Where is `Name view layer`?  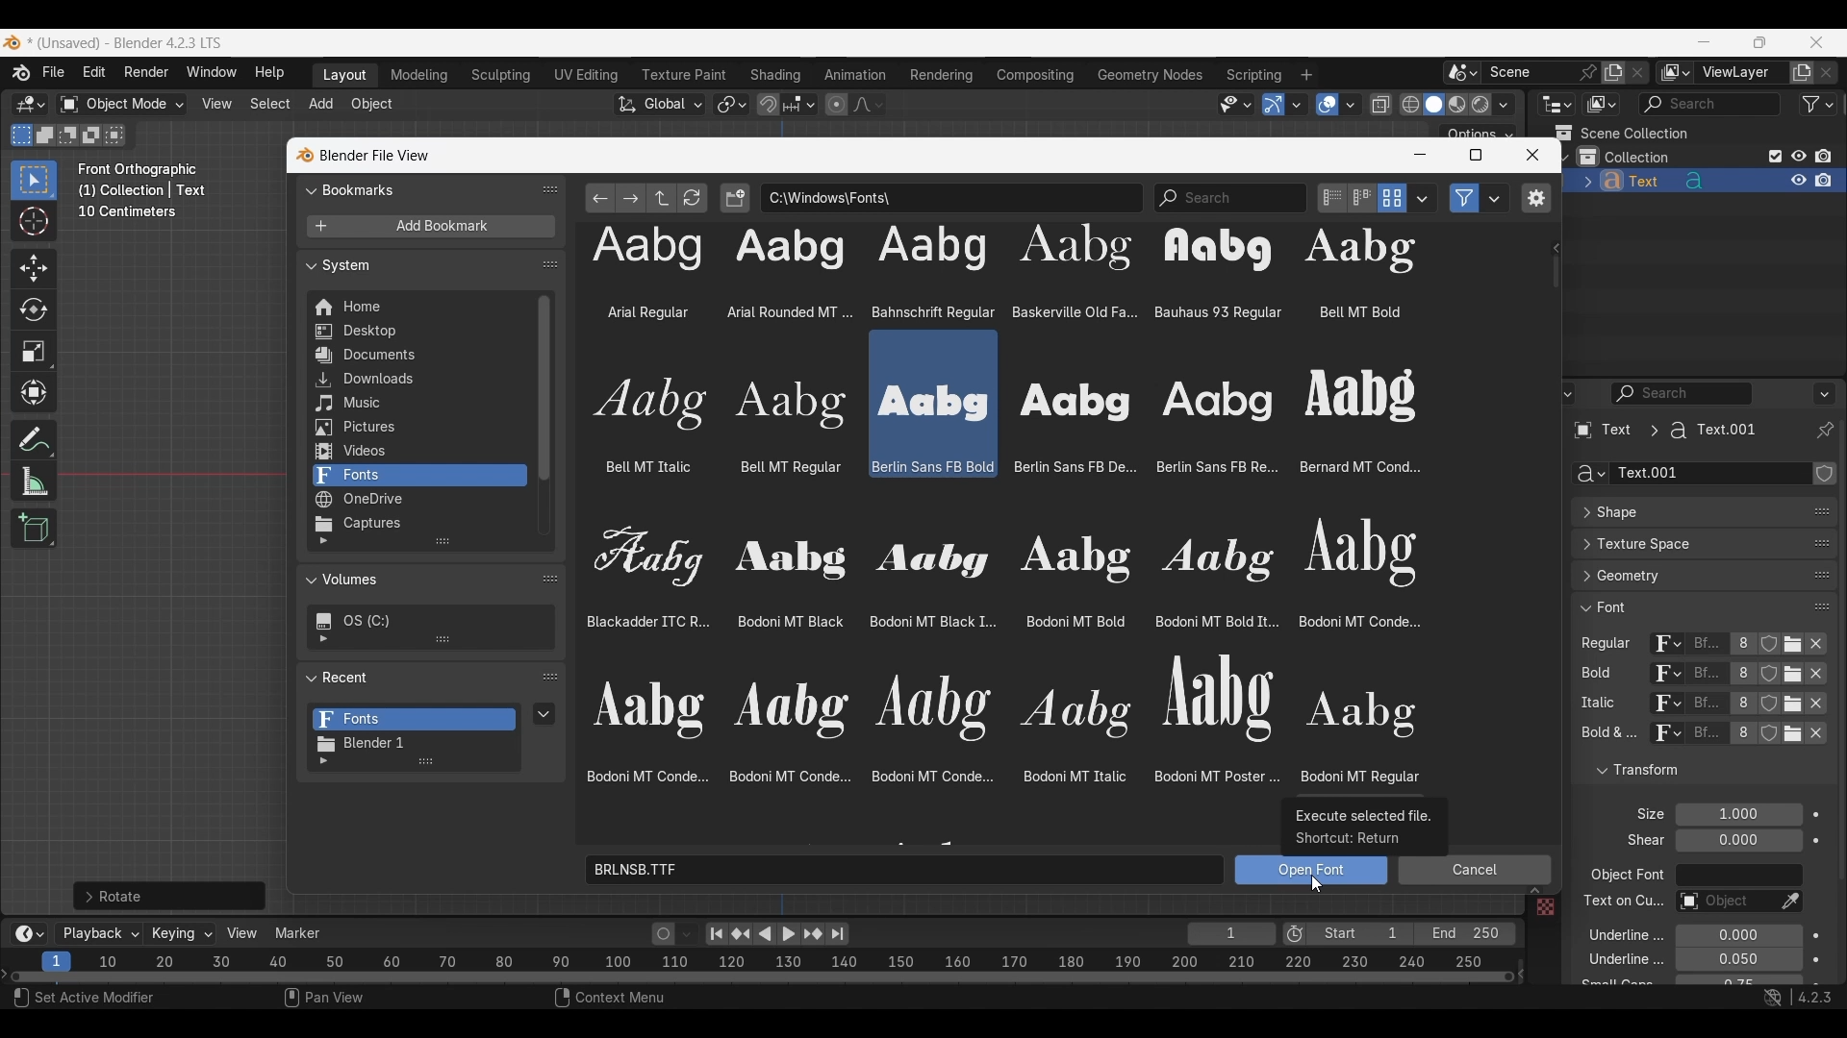
Name view layer is located at coordinates (1741, 73).